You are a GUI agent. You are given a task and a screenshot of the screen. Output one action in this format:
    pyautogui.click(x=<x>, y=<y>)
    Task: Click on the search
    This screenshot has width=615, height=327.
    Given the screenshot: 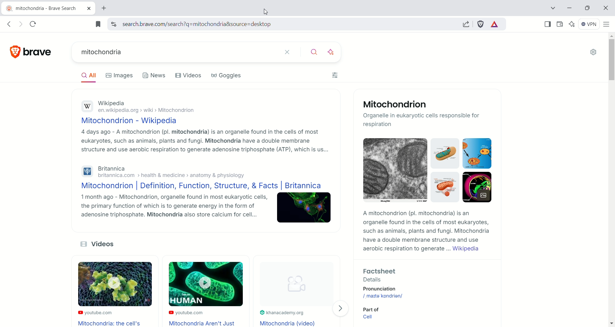 What is the action you would take?
    pyautogui.click(x=311, y=52)
    